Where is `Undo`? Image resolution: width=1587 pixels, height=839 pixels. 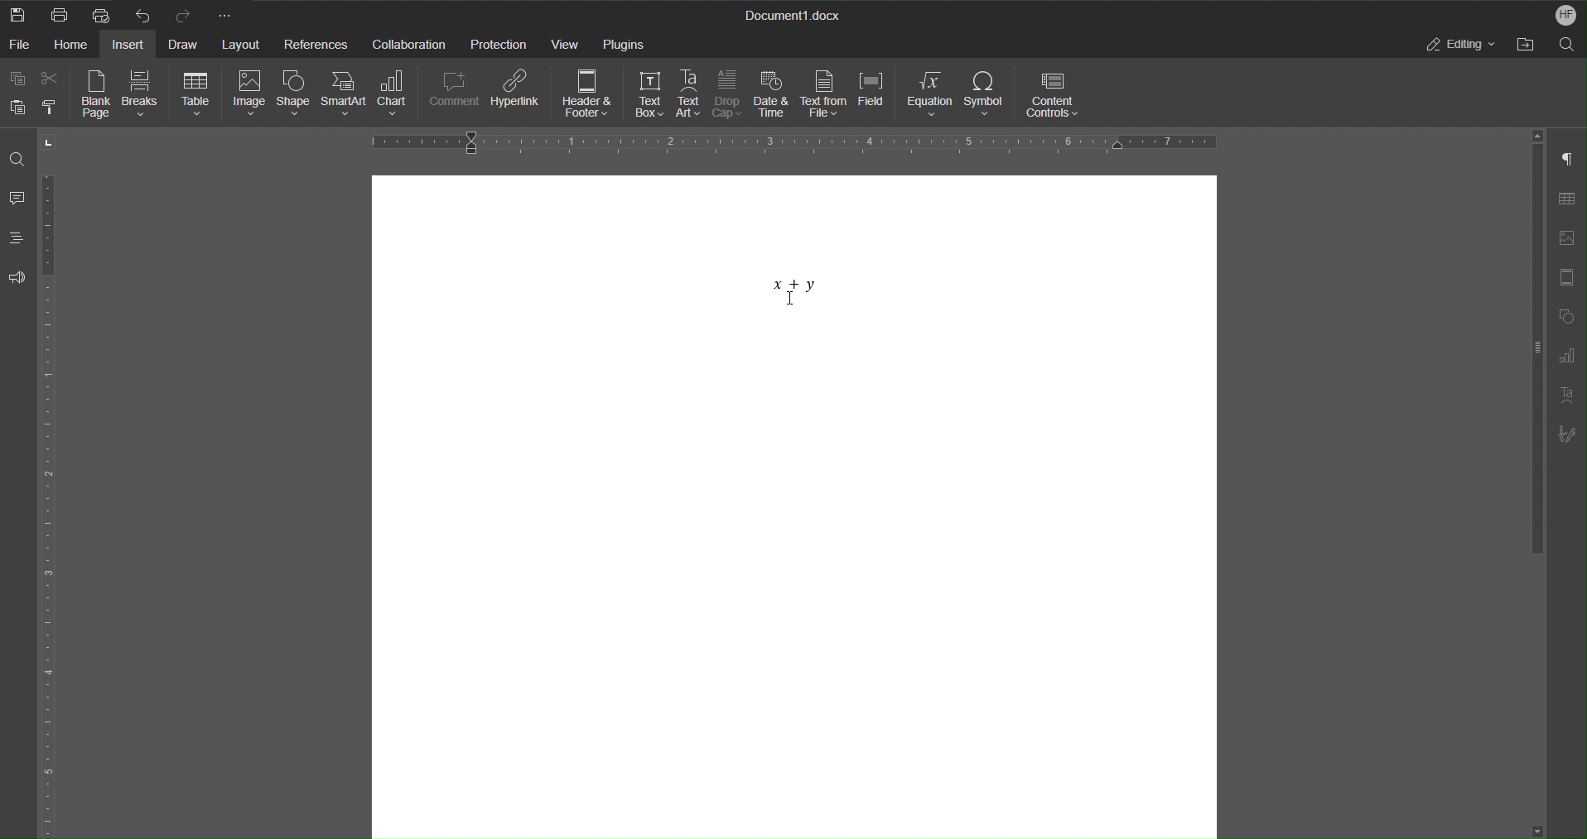 Undo is located at coordinates (147, 14).